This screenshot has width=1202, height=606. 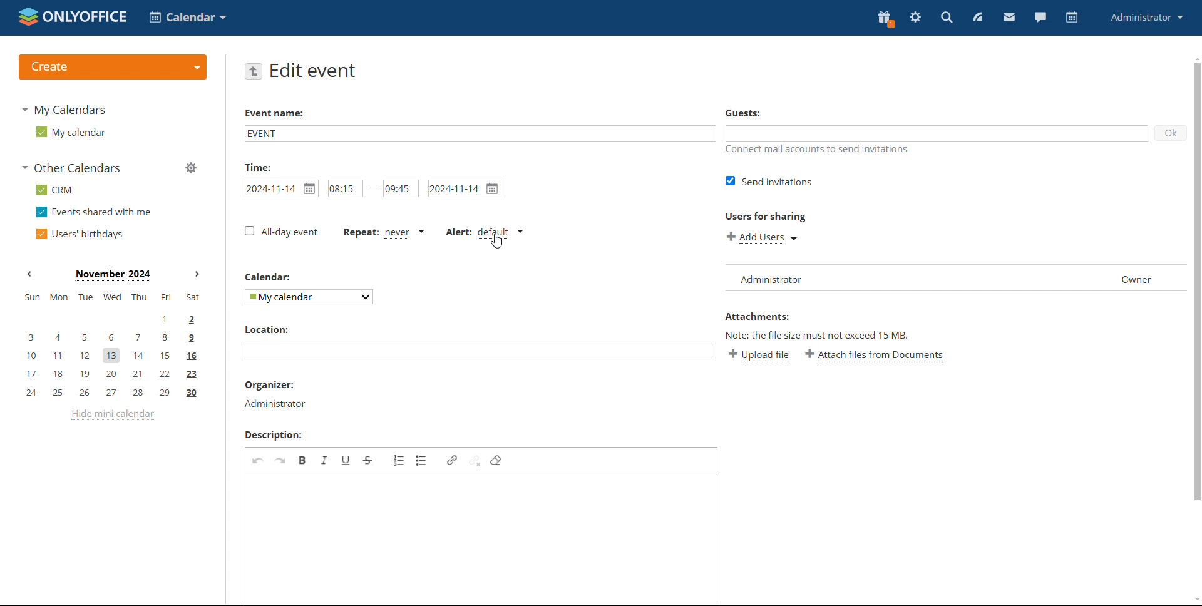 What do you see at coordinates (78, 234) in the screenshot?
I see `users' birthdays` at bounding box center [78, 234].